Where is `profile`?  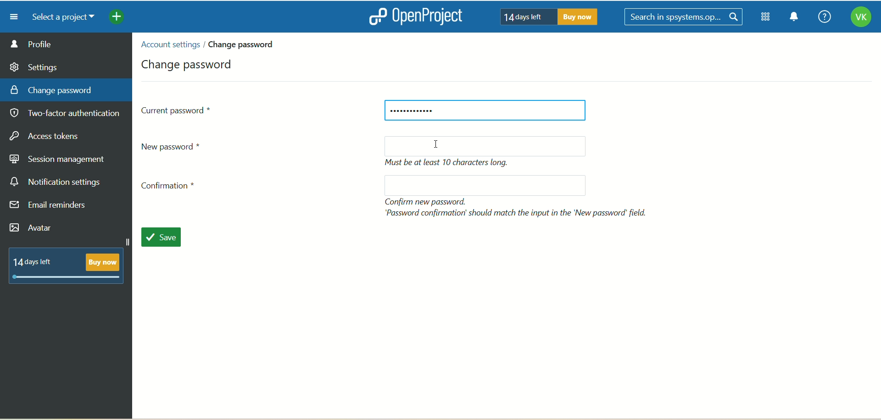
profile is located at coordinates (67, 44).